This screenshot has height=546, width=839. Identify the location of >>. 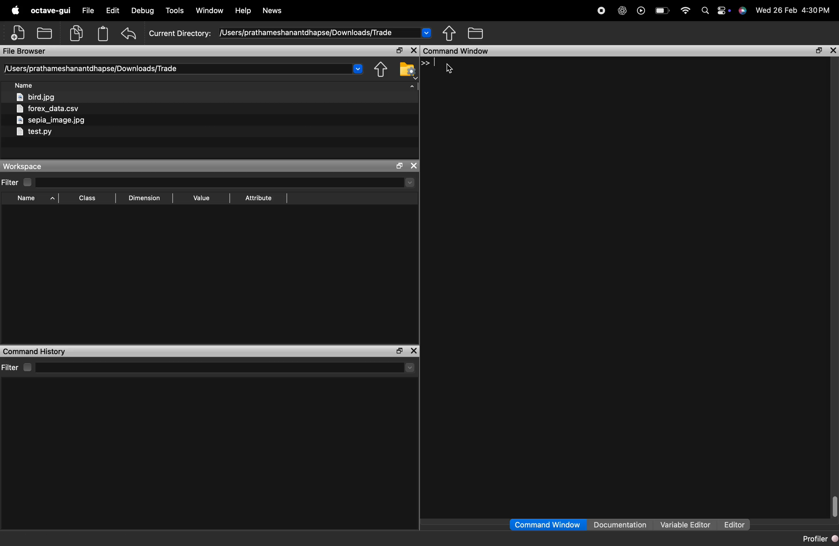
(425, 63).